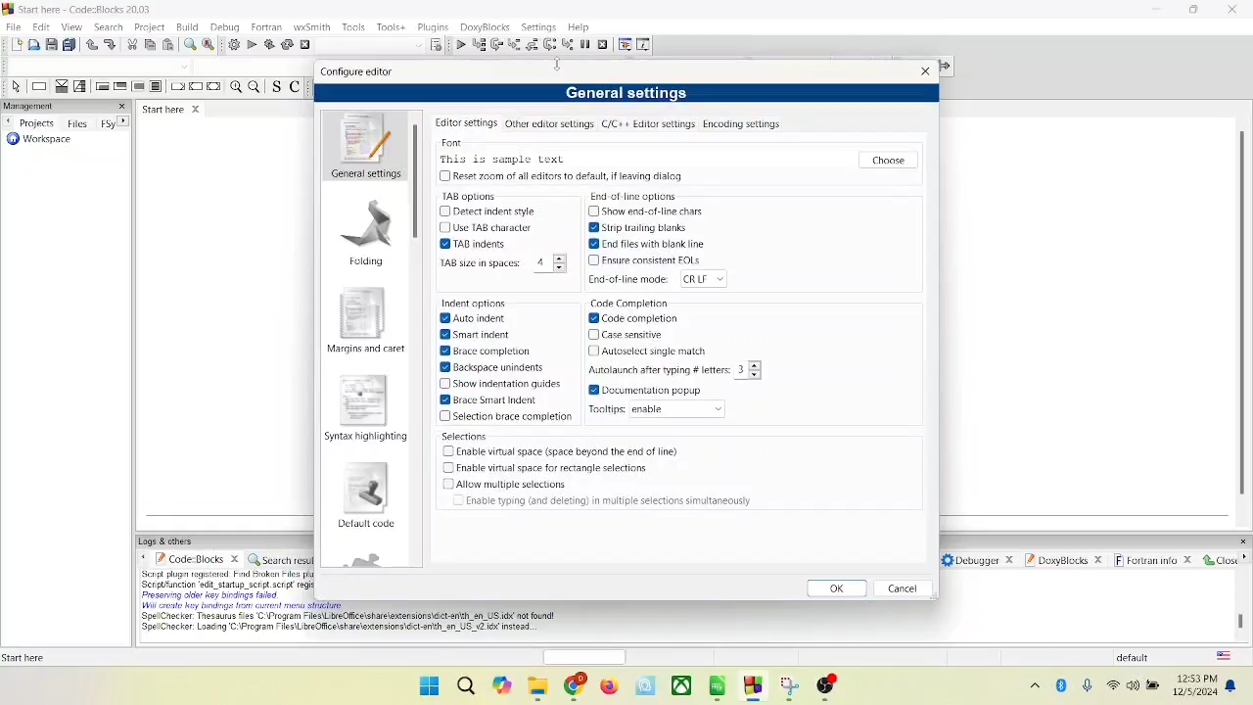 Image resolution: width=1253 pixels, height=705 pixels. I want to click on search, so click(467, 686).